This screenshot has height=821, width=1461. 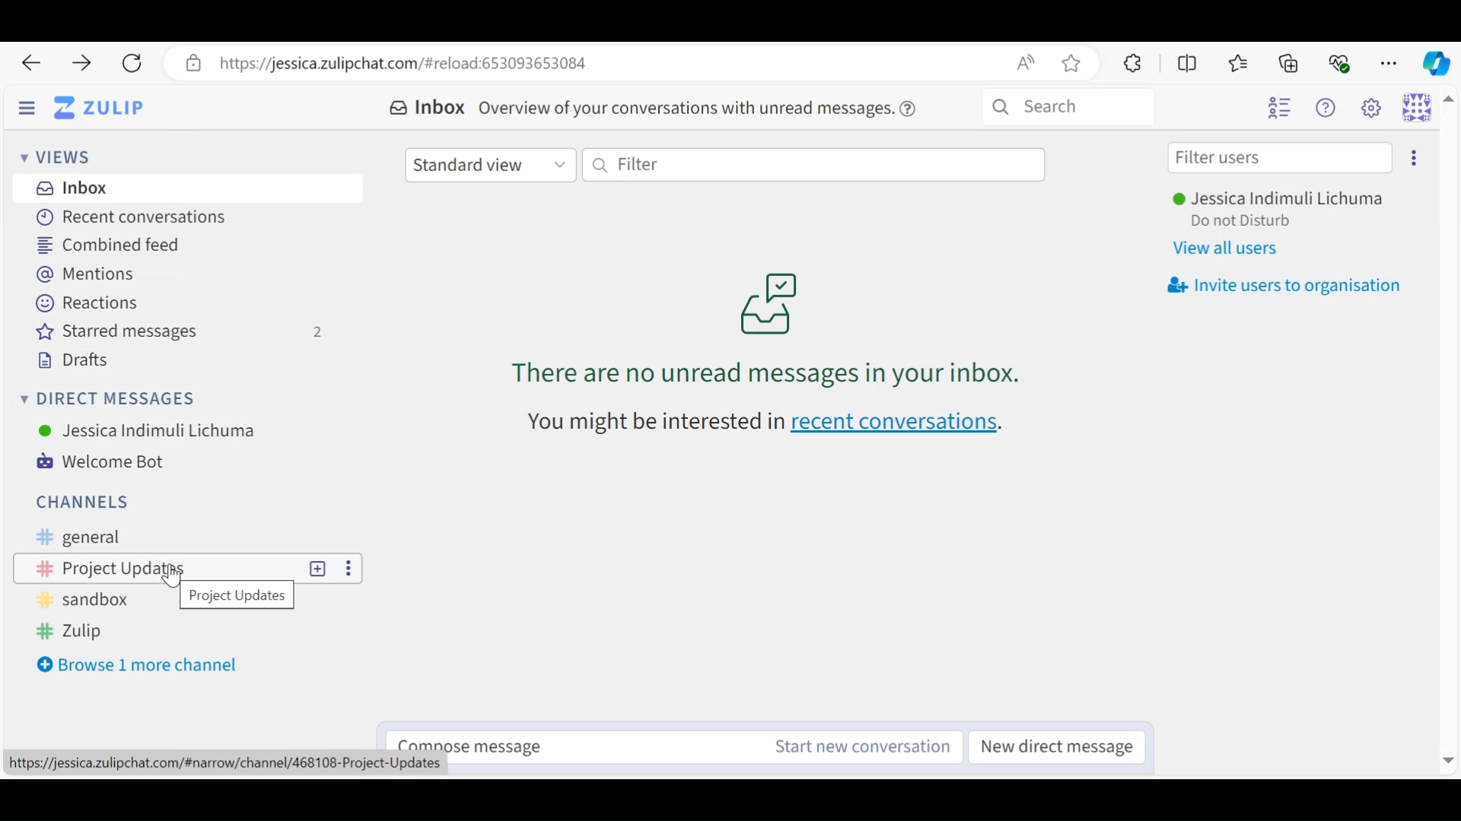 What do you see at coordinates (1375, 109) in the screenshot?
I see `Main menu` at bounding box center [1375, 109].